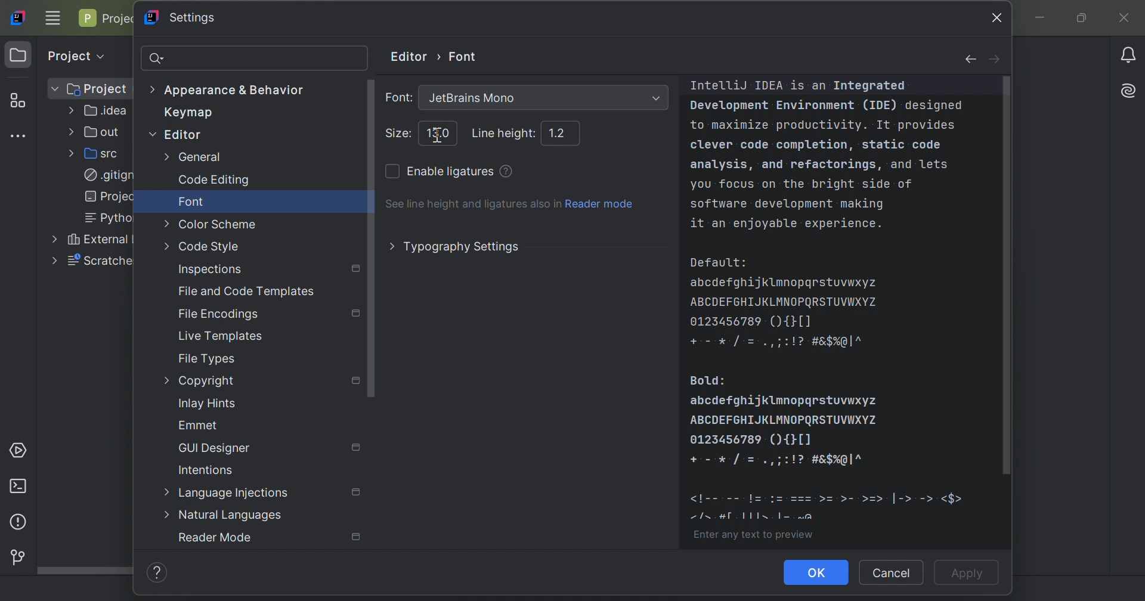 This screenshot has width=1145, height=601. What do you see at coordinates (1131, 89) in the screenshot?
I see `AI Assistant` at bounding box center [1131, 89].